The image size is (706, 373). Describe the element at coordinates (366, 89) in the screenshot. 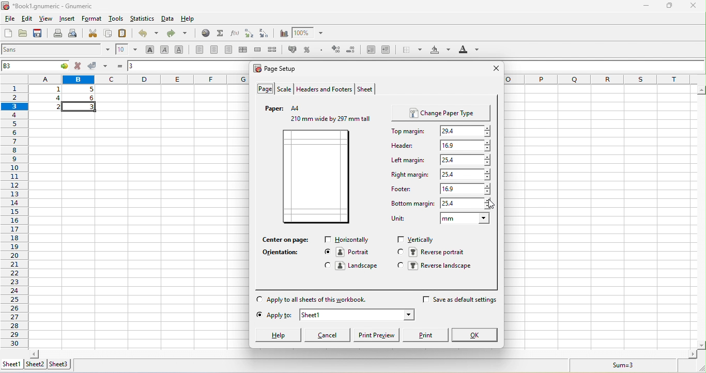

I see `sheet` at that location.